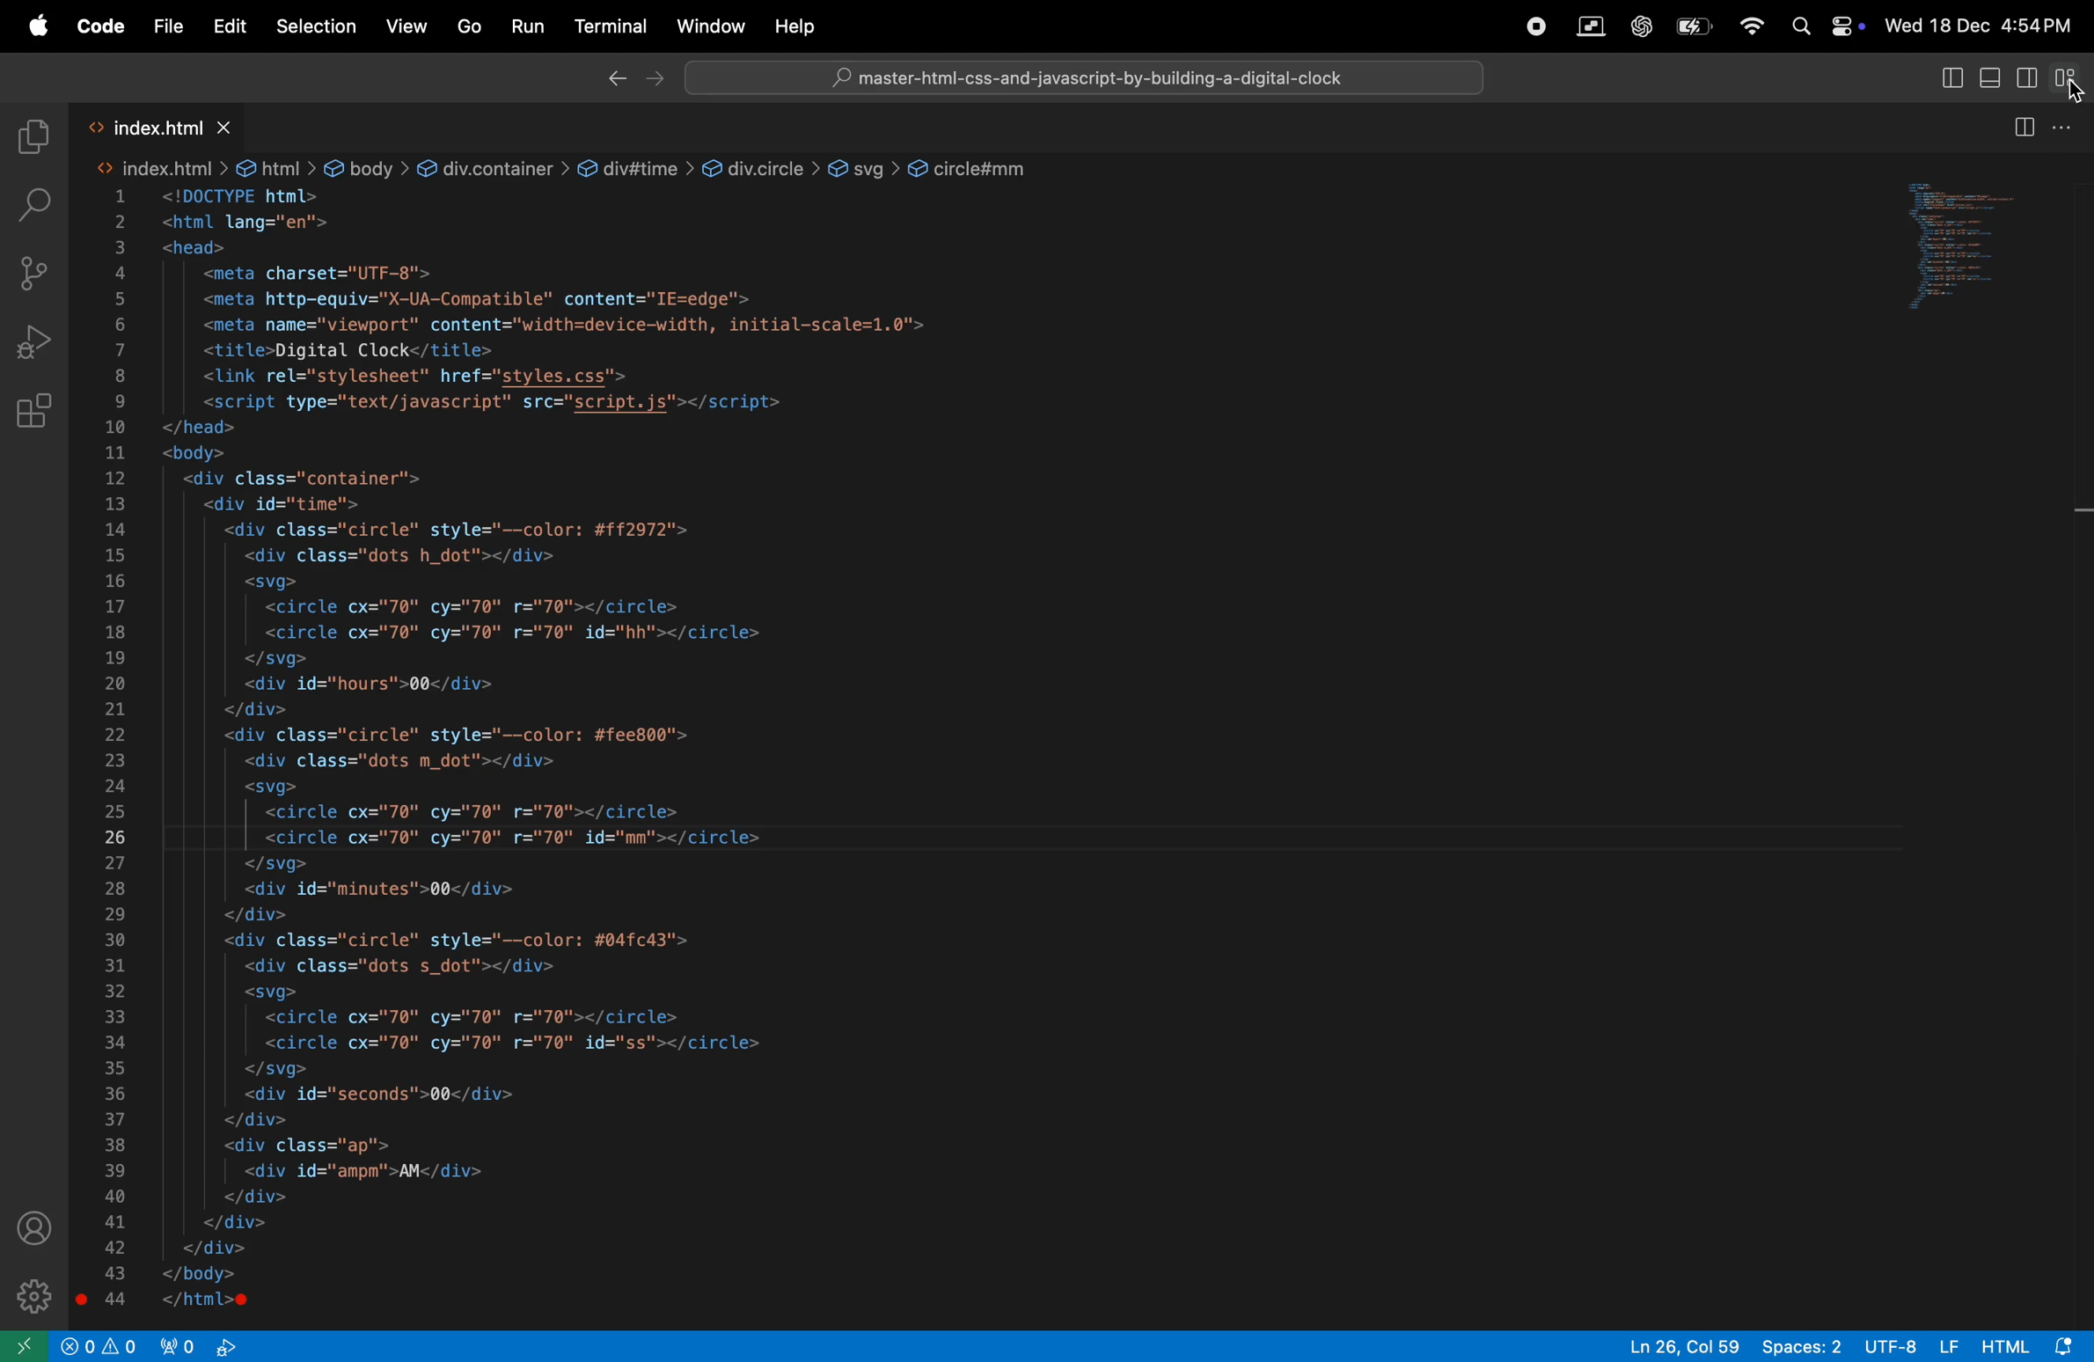  Describe the element at coordinates (230, 28) in the screenshot. I see `Edit` at that location.